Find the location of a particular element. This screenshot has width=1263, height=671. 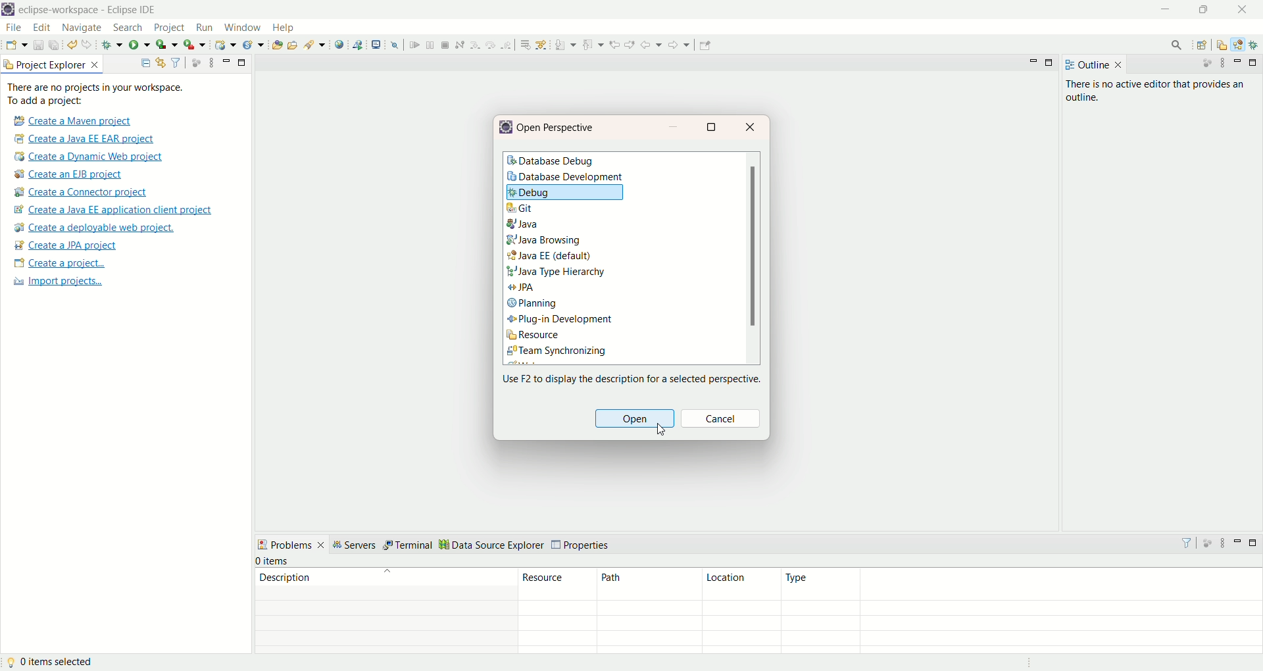

create a Java EE EAR project is located at coordinates (86, 137).